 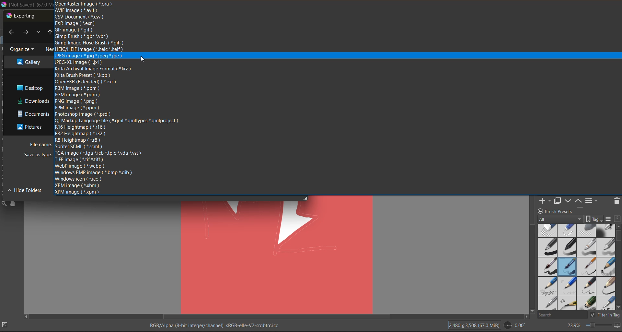 What do you see at coordinates (94, 68) in the screenshot?
I see `krita archival image format` at bounding box center [94, 68].